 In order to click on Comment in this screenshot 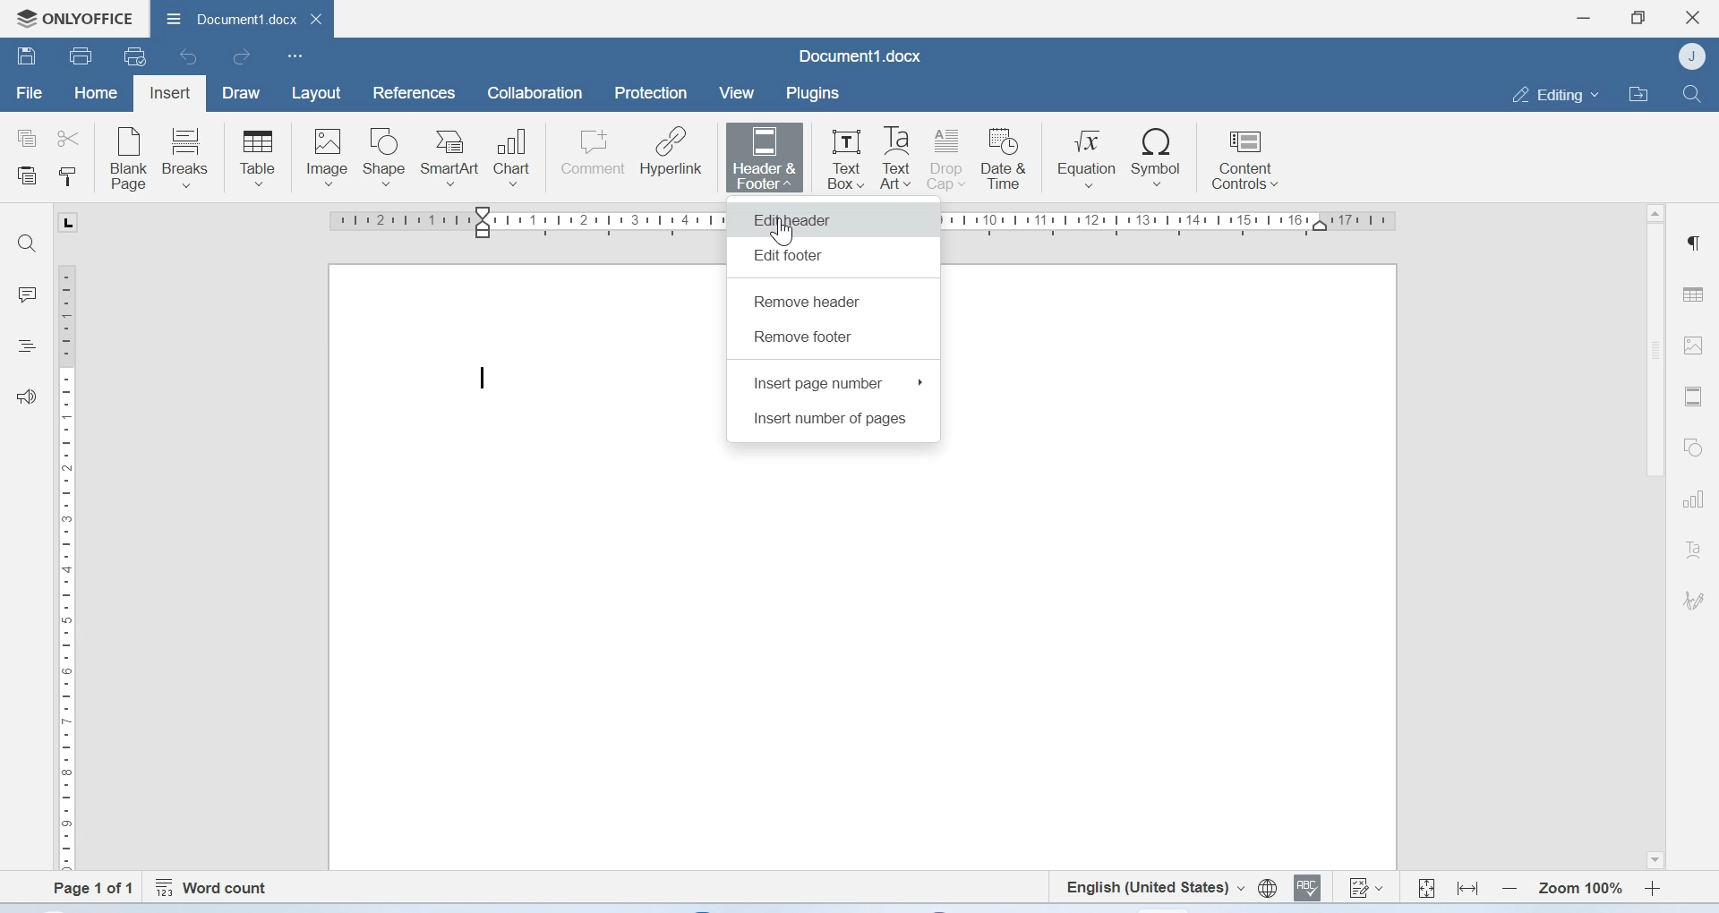, I will do `click(594, 154)`.